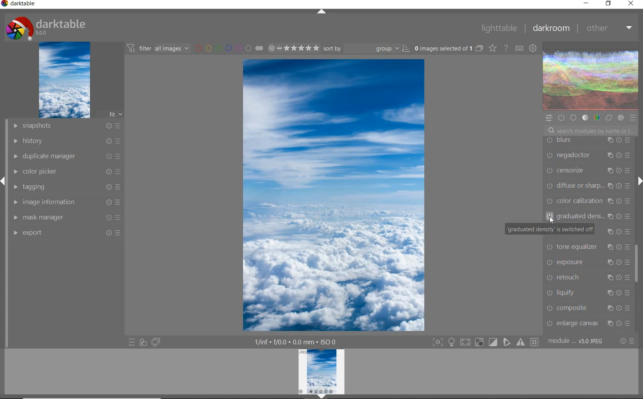 This screenshot has height=399, width=643. I want to click on Up, so click(321, 12).